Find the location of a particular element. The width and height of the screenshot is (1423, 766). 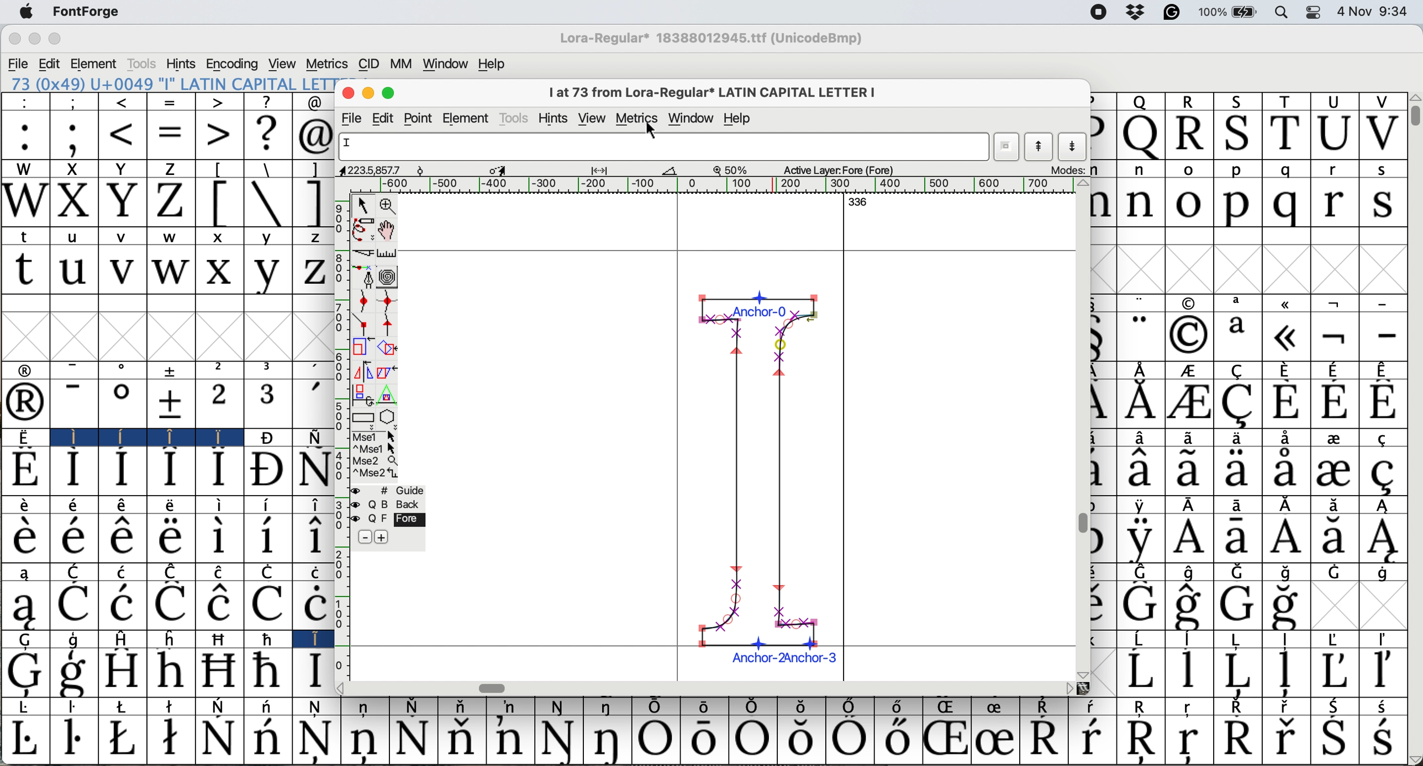

t is located at coordinates (28, 235).